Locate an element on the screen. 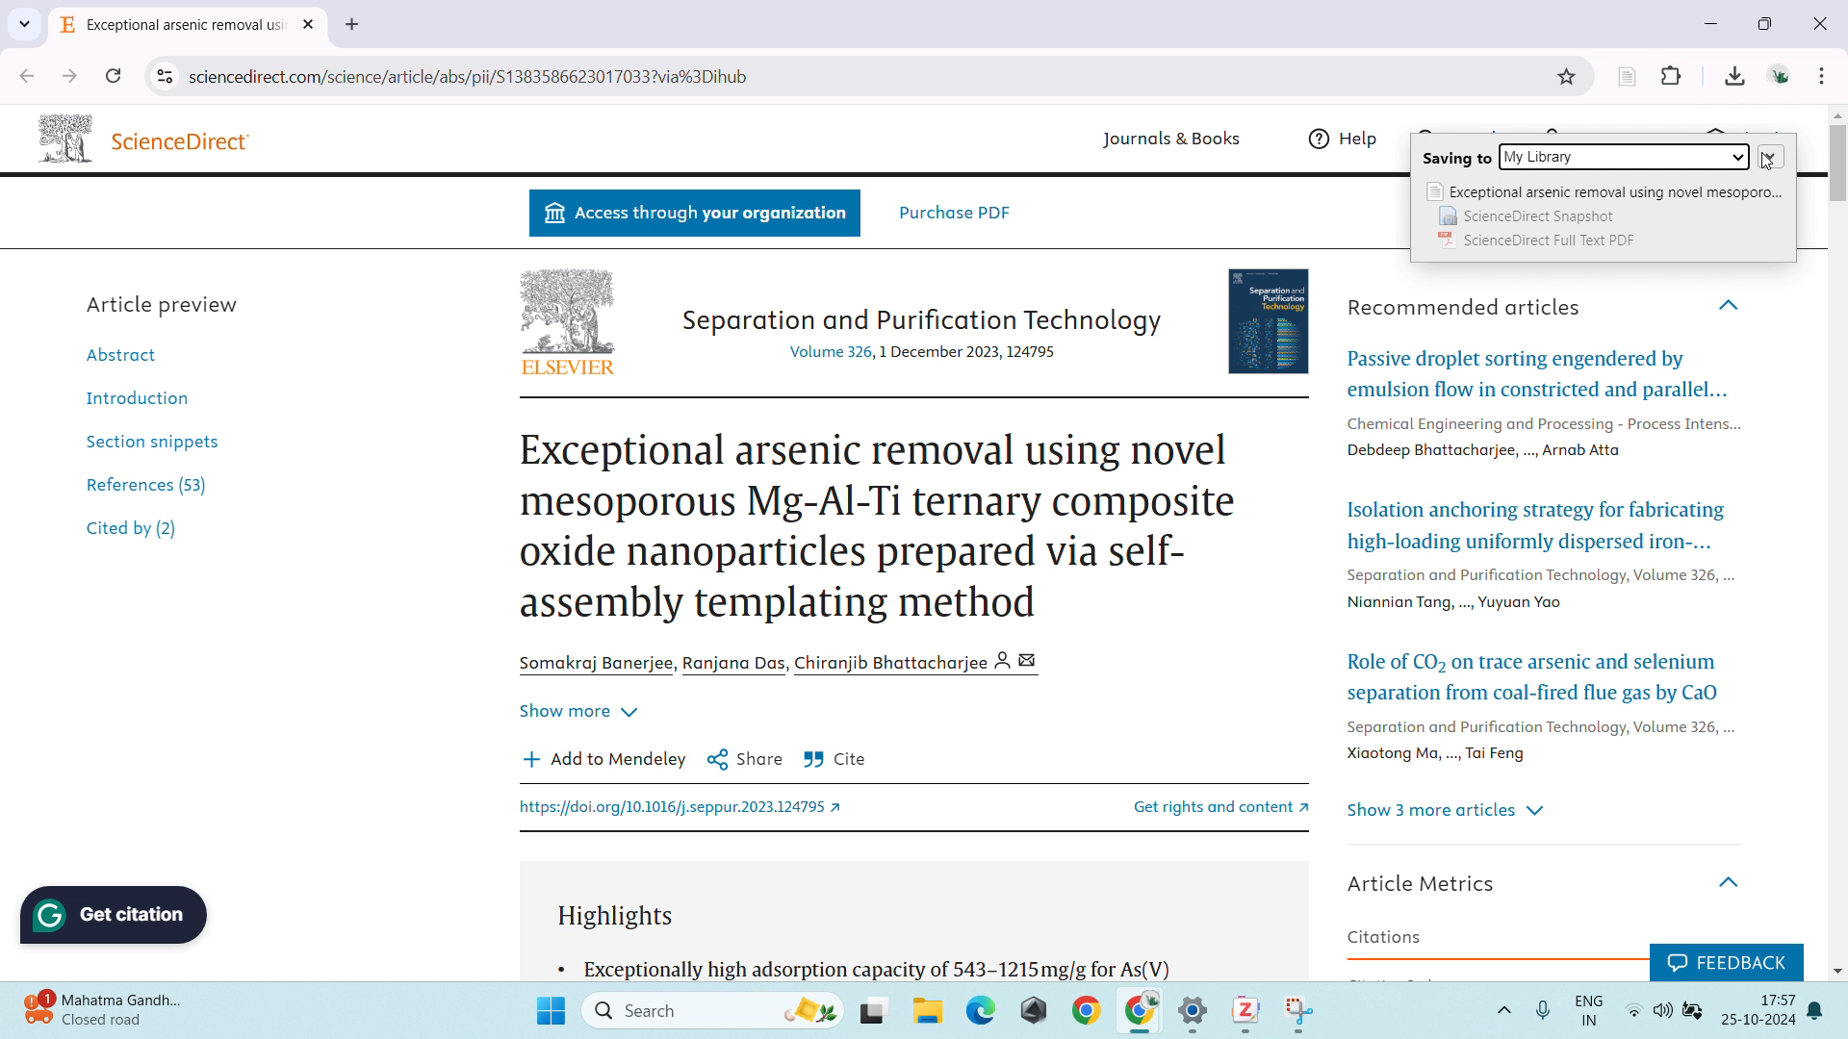 The width and height of the screenshot is (1848, 1039). Abstract is located at coordinates (131, 353).